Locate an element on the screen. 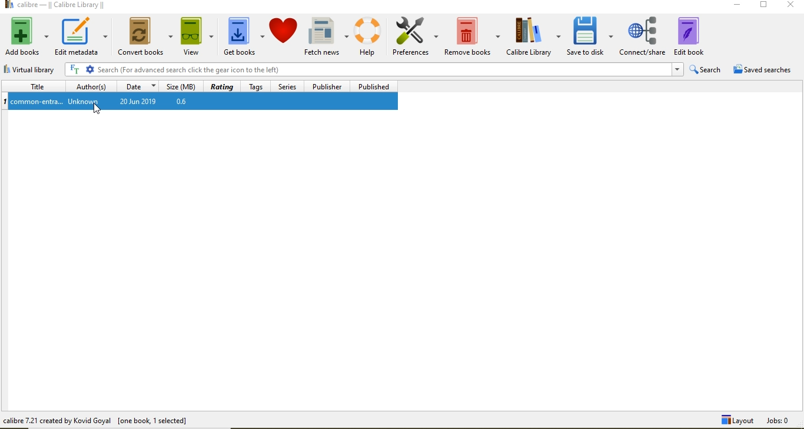 The width and height of the screenshot is (804, 429). virtual library is located at coordinates (34, 70).